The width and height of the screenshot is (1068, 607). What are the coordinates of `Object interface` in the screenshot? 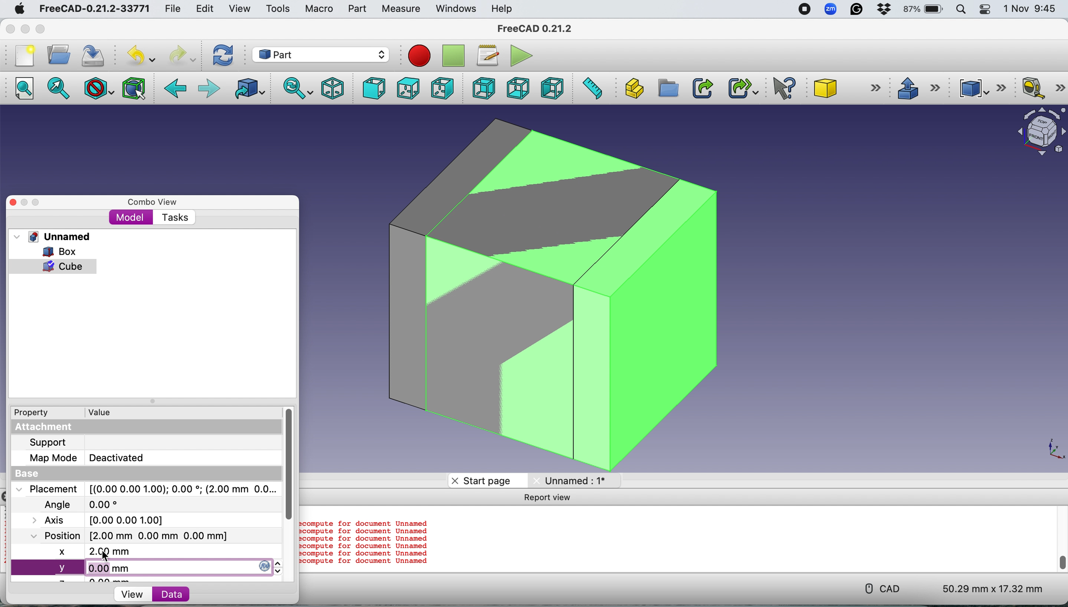 It's located at (1037, 133).